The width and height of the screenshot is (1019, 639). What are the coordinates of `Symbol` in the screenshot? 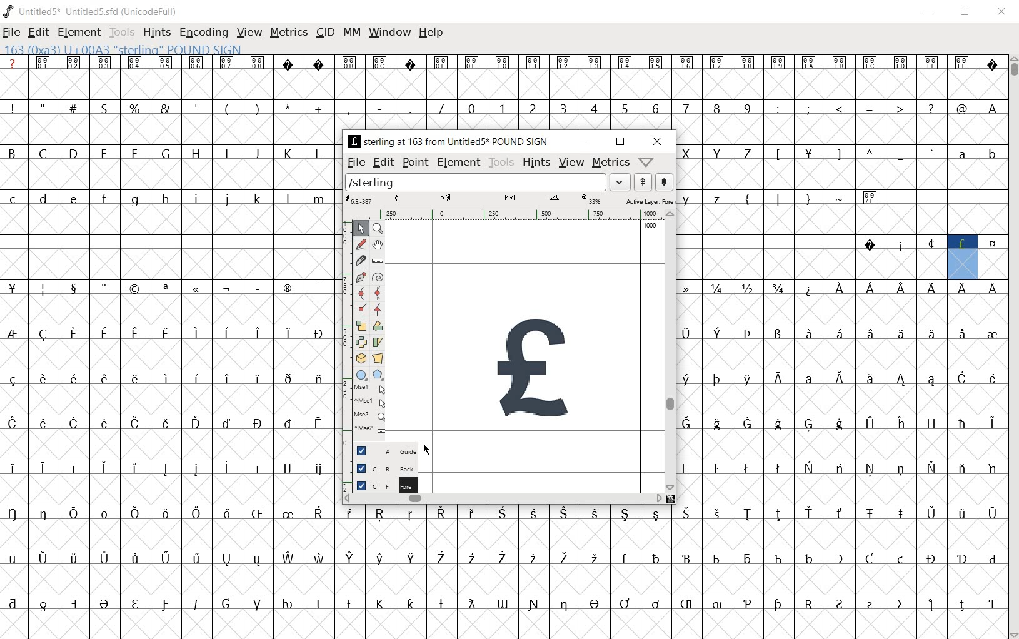 It's located at (318, 605).